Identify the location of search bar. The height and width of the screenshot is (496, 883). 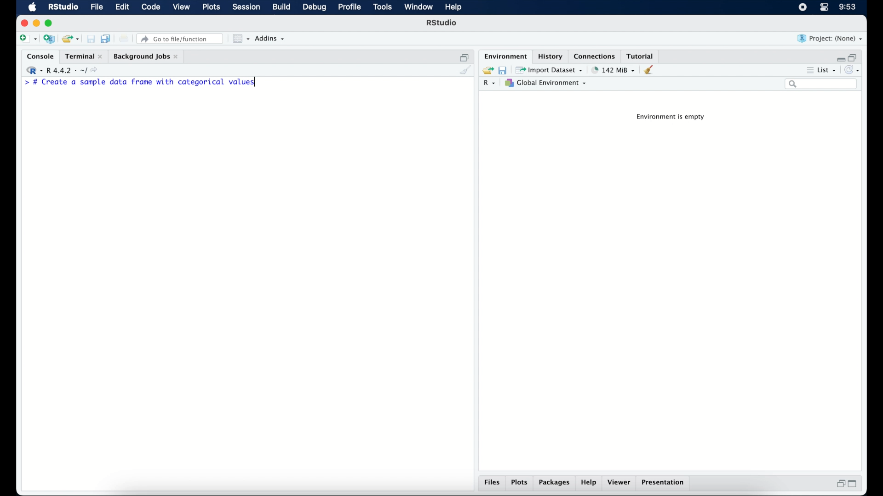
(822, 85).